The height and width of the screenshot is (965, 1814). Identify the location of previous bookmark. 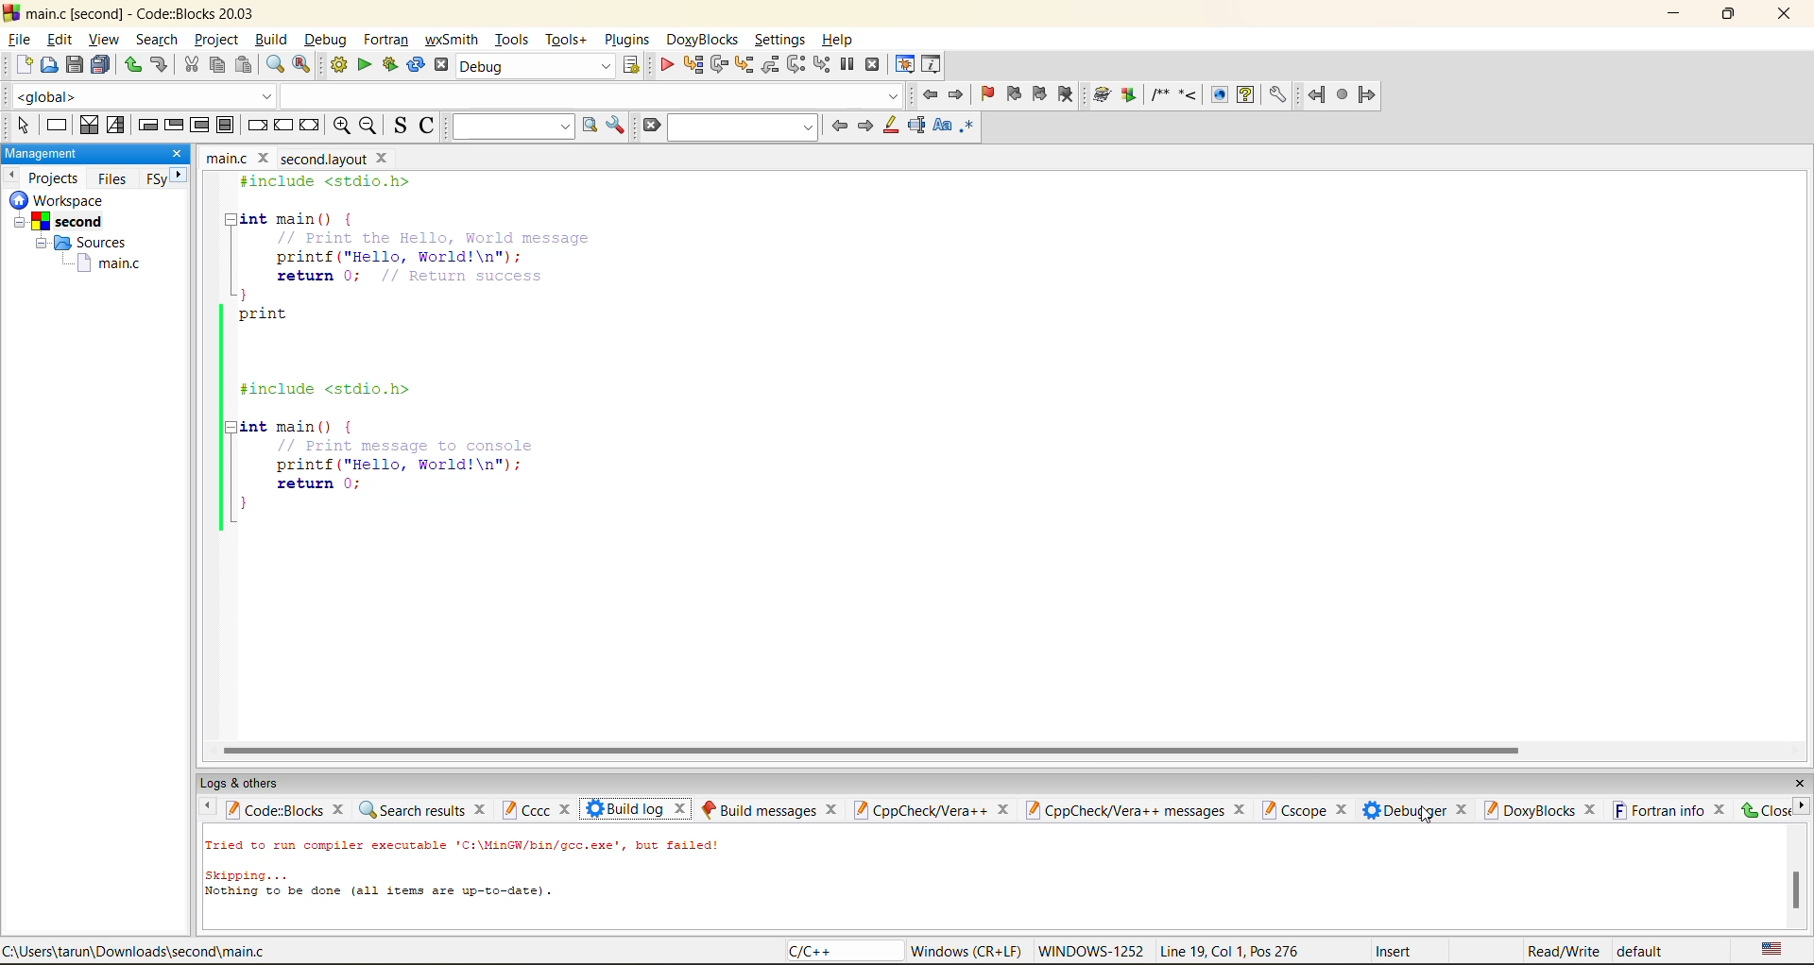
(1014, 93).